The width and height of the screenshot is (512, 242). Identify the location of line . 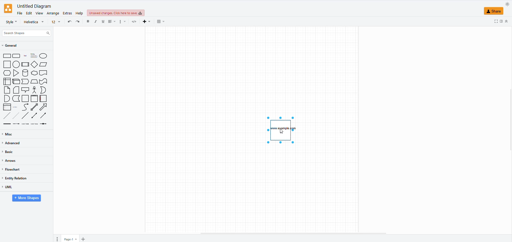
(25, 116).